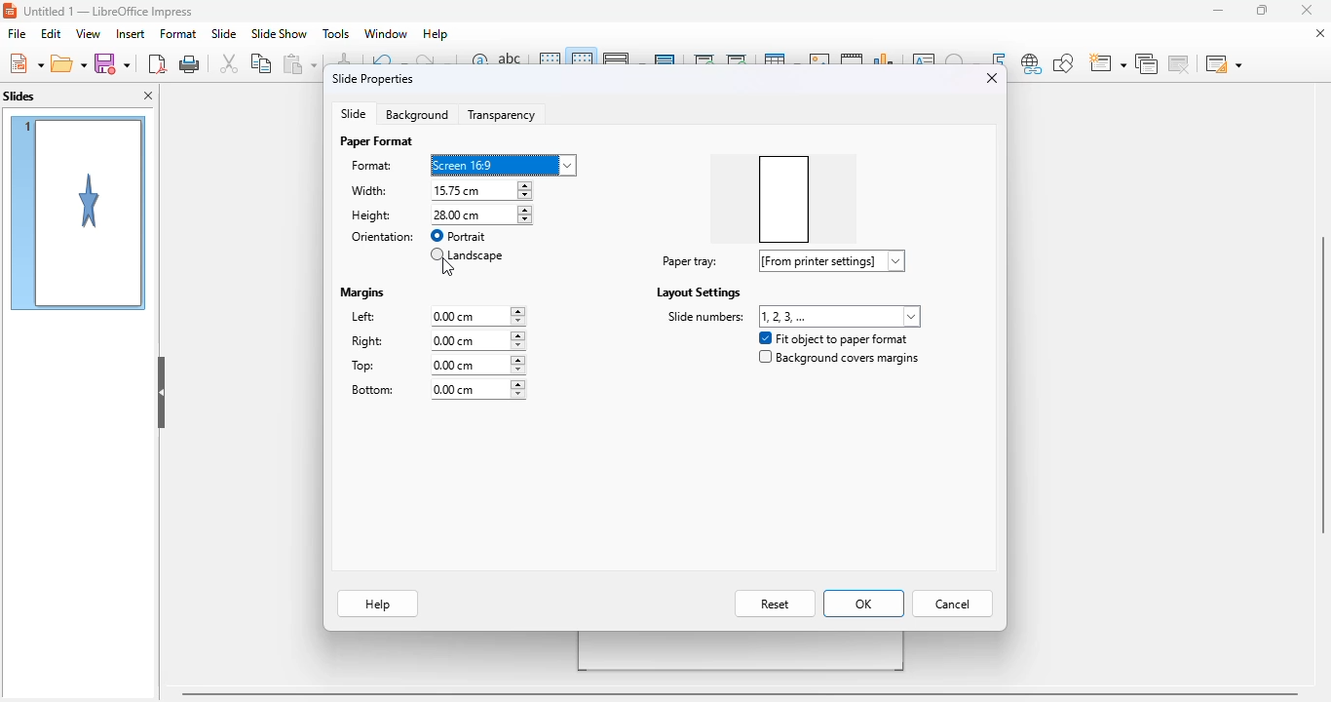  I want to click on slide show, so click(279, 33).